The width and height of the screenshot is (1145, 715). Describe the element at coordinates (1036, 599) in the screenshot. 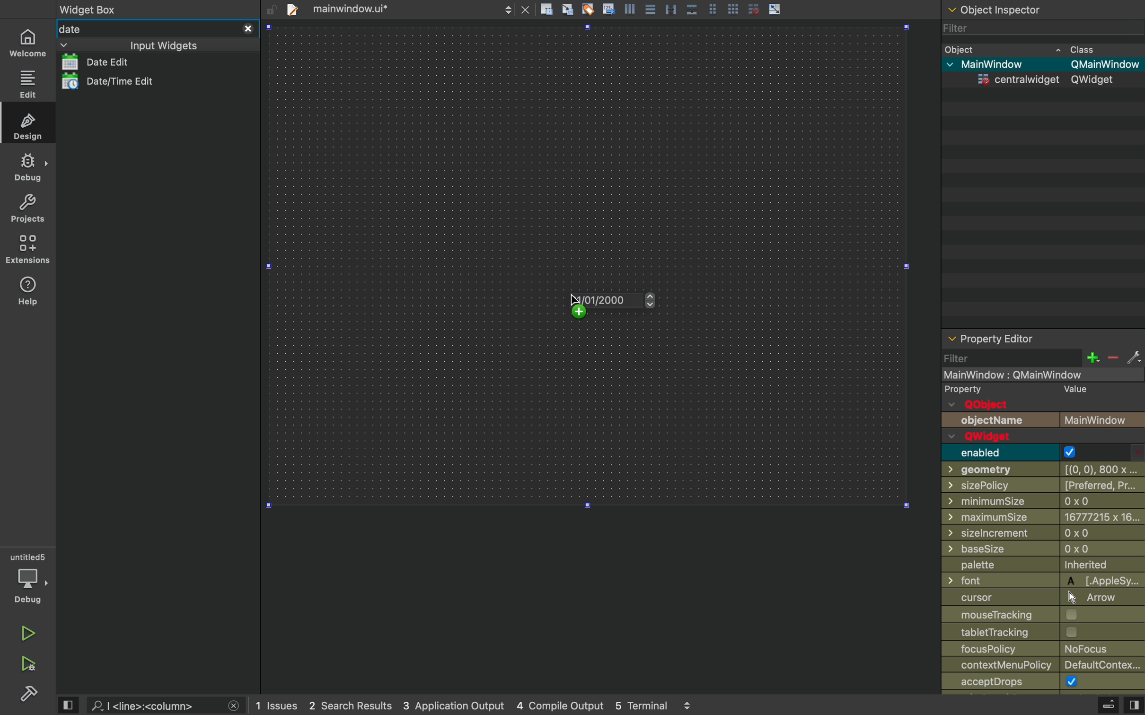

I see `cursor` at that location.